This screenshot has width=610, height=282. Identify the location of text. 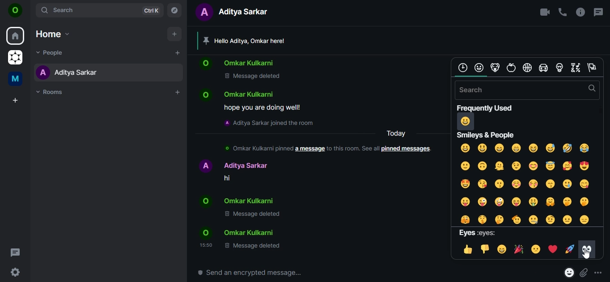
(316, 144).